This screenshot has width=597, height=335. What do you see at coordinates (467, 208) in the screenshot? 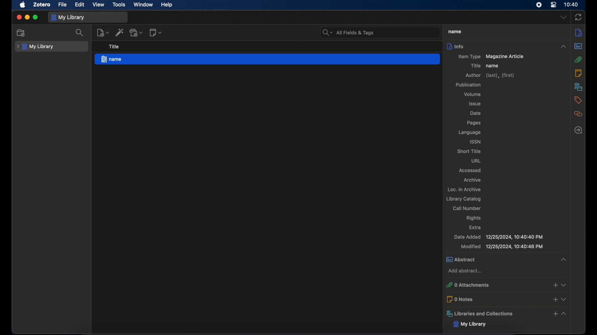
I see `call number` at bounding box center [467, 208].